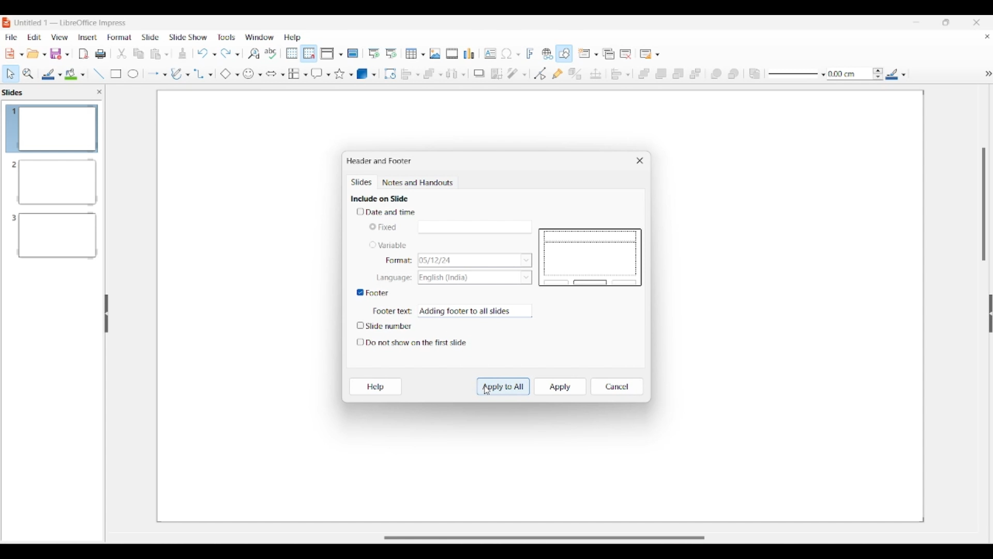 Image resolution: width=993 pixels, height=559 pixels. Describe the element at coordinates (411, 75) in the screenshot. I see `Align object options` at that location.